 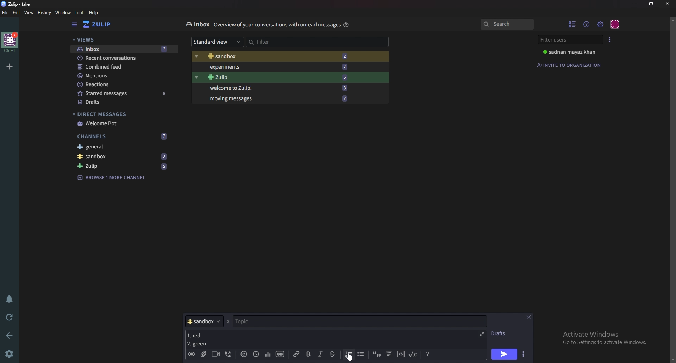 What do you see at coordinates (400, 355) in the screenshot?
I see `code` at bounding box center [400, 355].